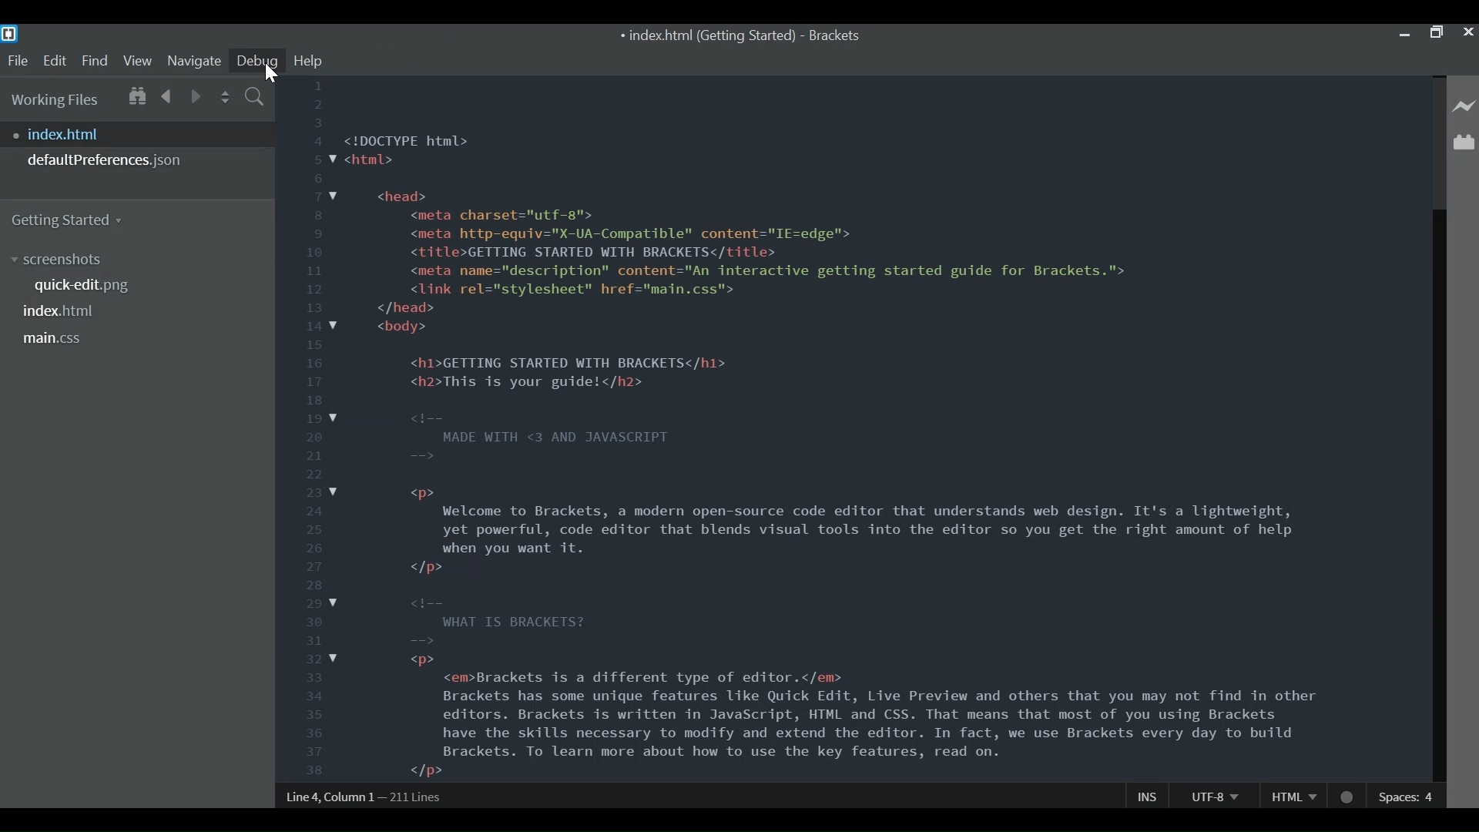 This screenshot has width=1479, height=832. I want to click on Edit, so click(54, 61).